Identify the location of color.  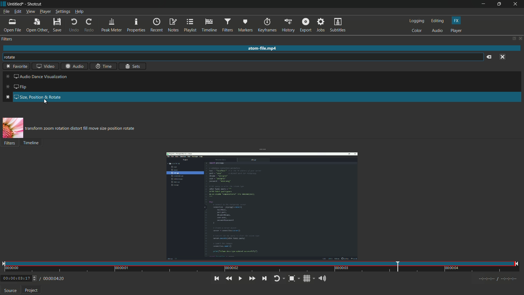
(418, 31).